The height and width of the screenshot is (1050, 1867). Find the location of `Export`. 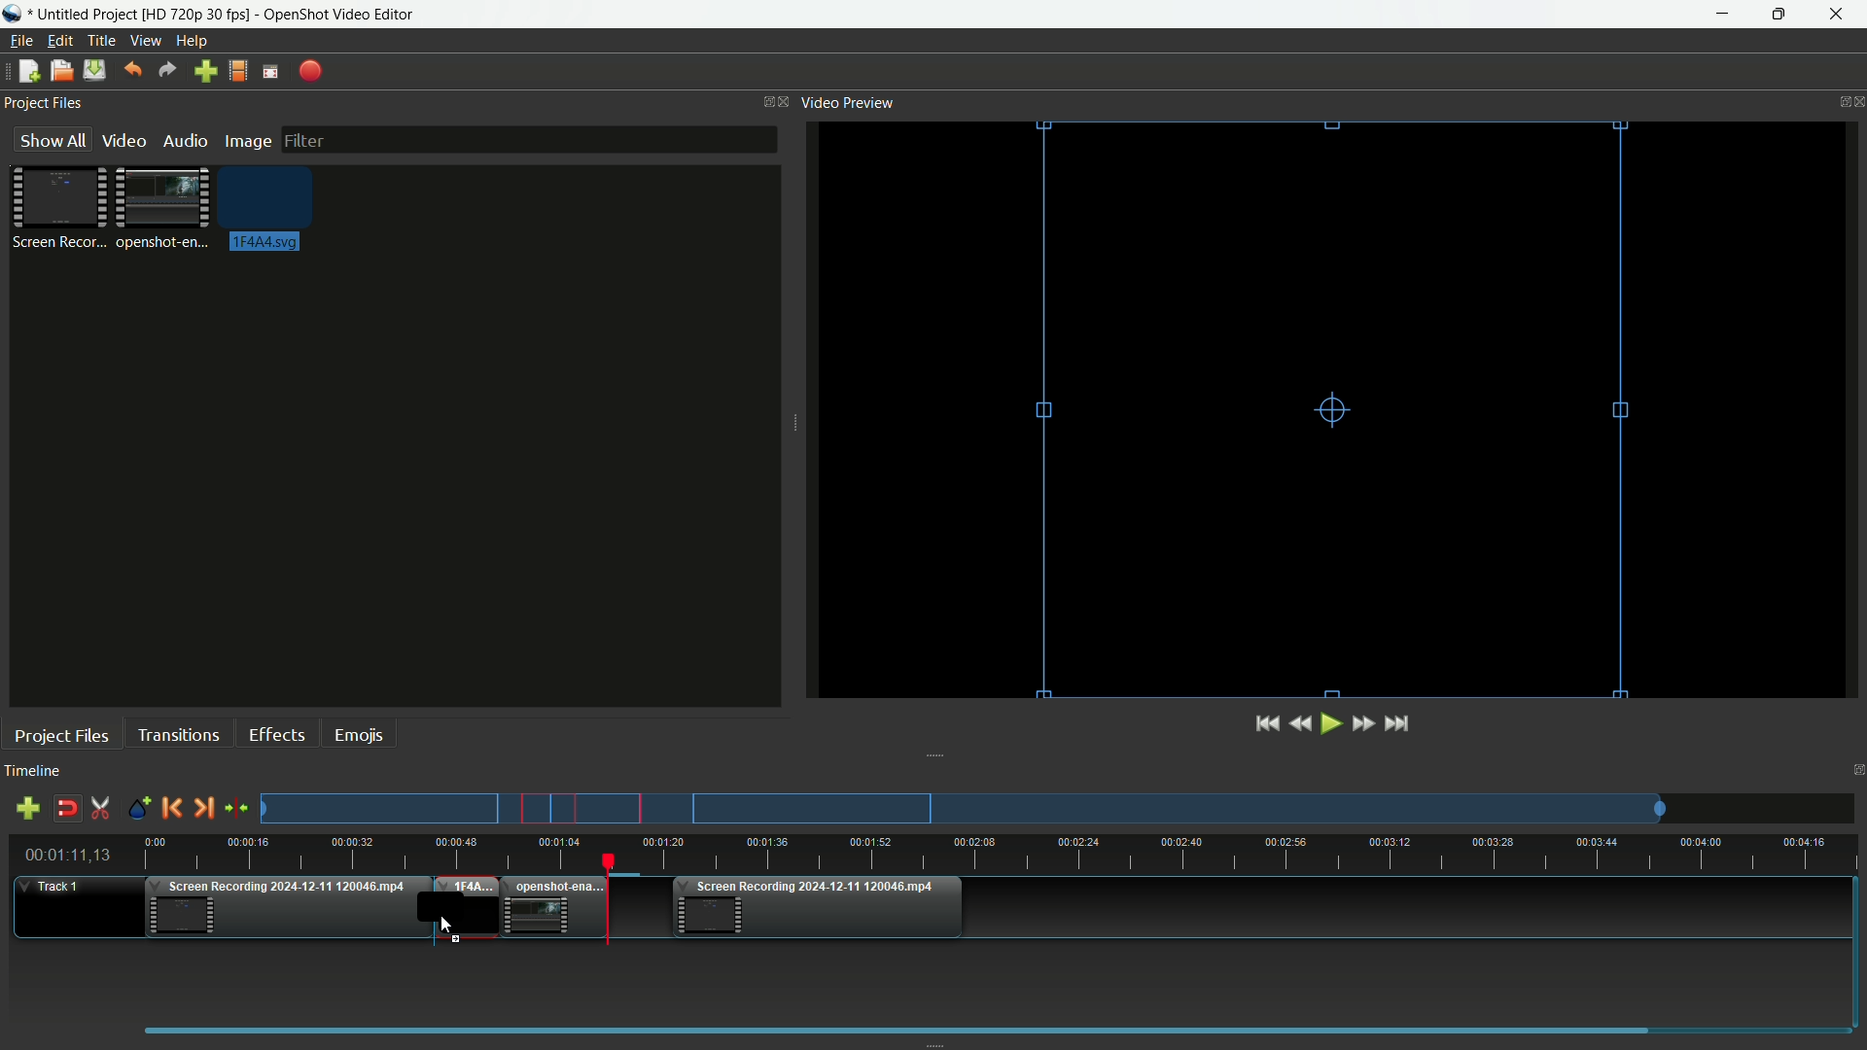

Export is located at coordinates (311, 72).